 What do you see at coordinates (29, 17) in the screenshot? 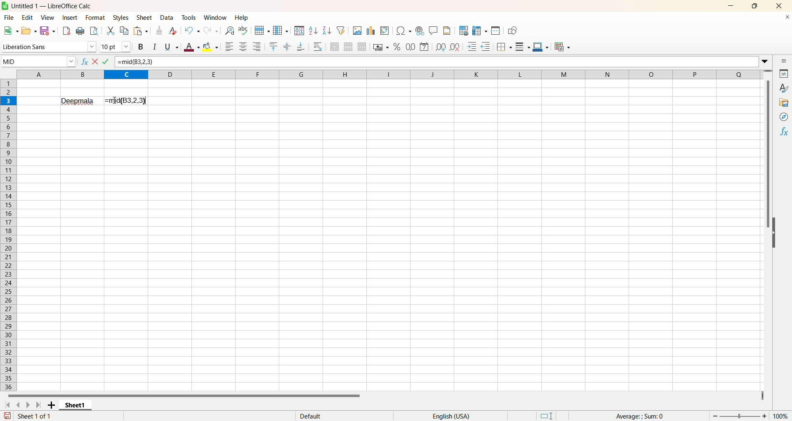
I see `Edit` at bounding box center [29, 17].